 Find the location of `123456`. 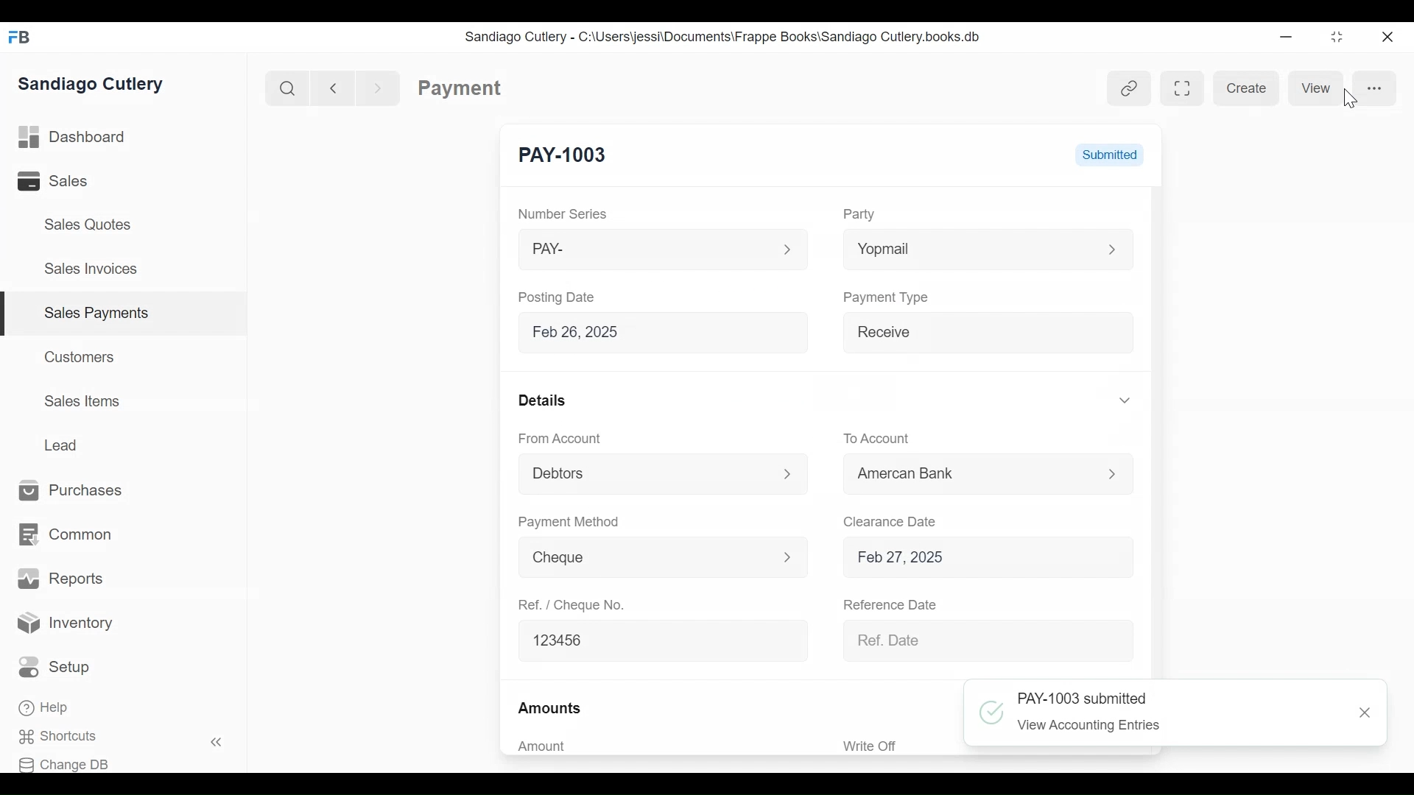

123456 is located at coordinates (662, 641).